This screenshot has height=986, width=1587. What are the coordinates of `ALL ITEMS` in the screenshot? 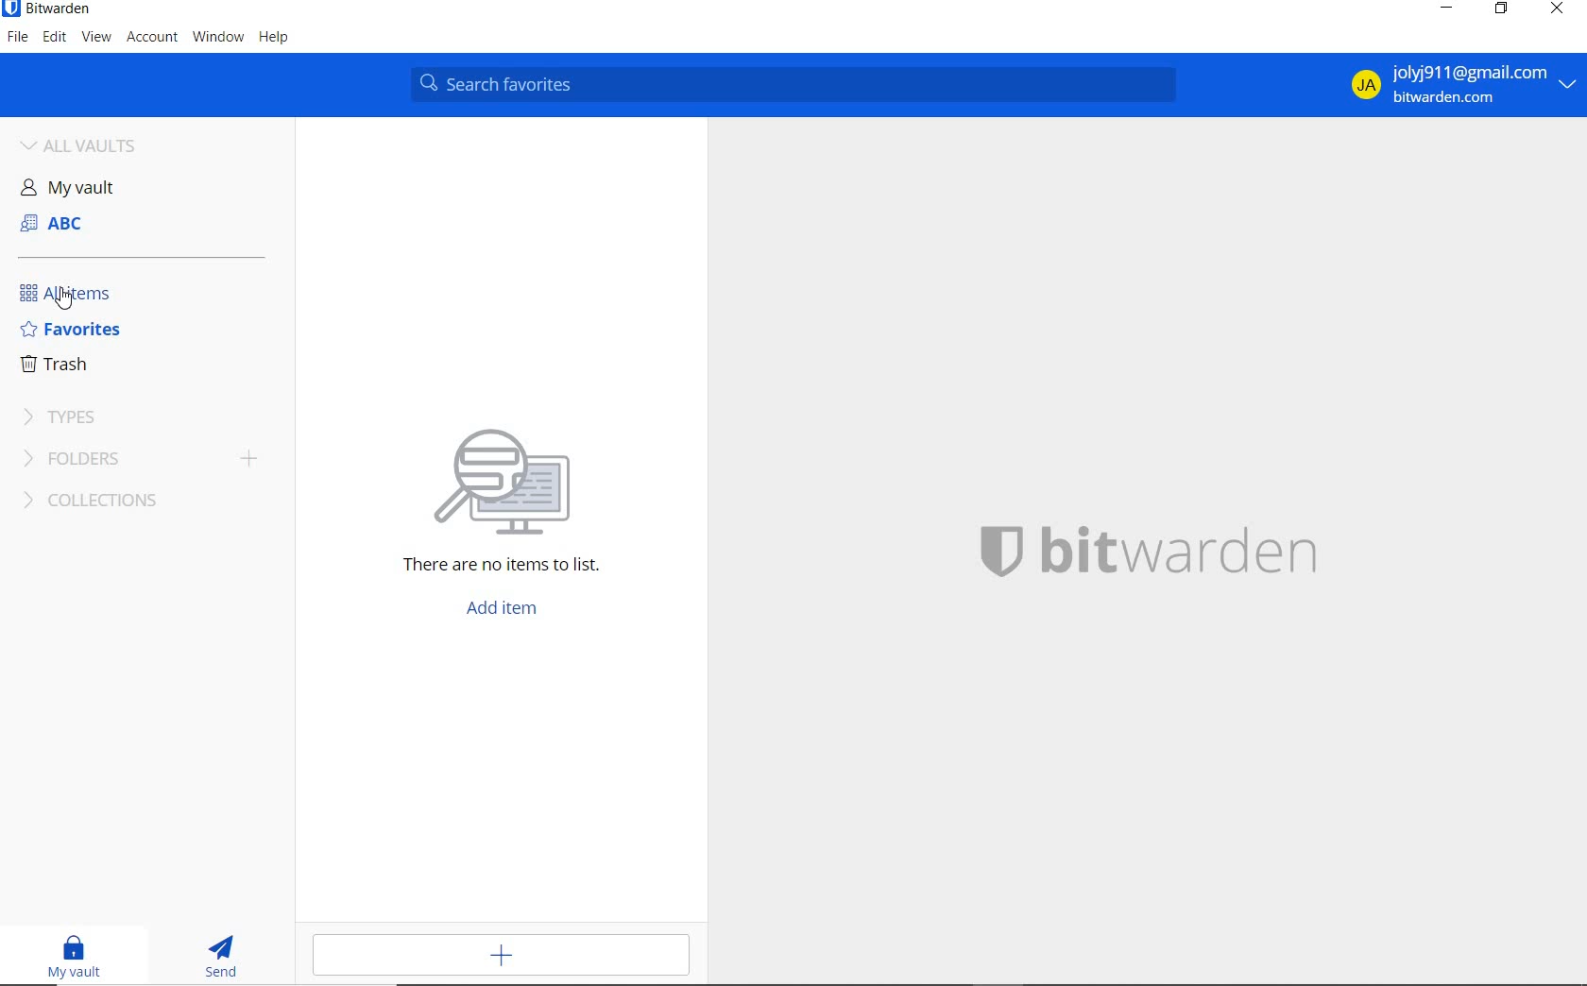 It's located at (73, 293).